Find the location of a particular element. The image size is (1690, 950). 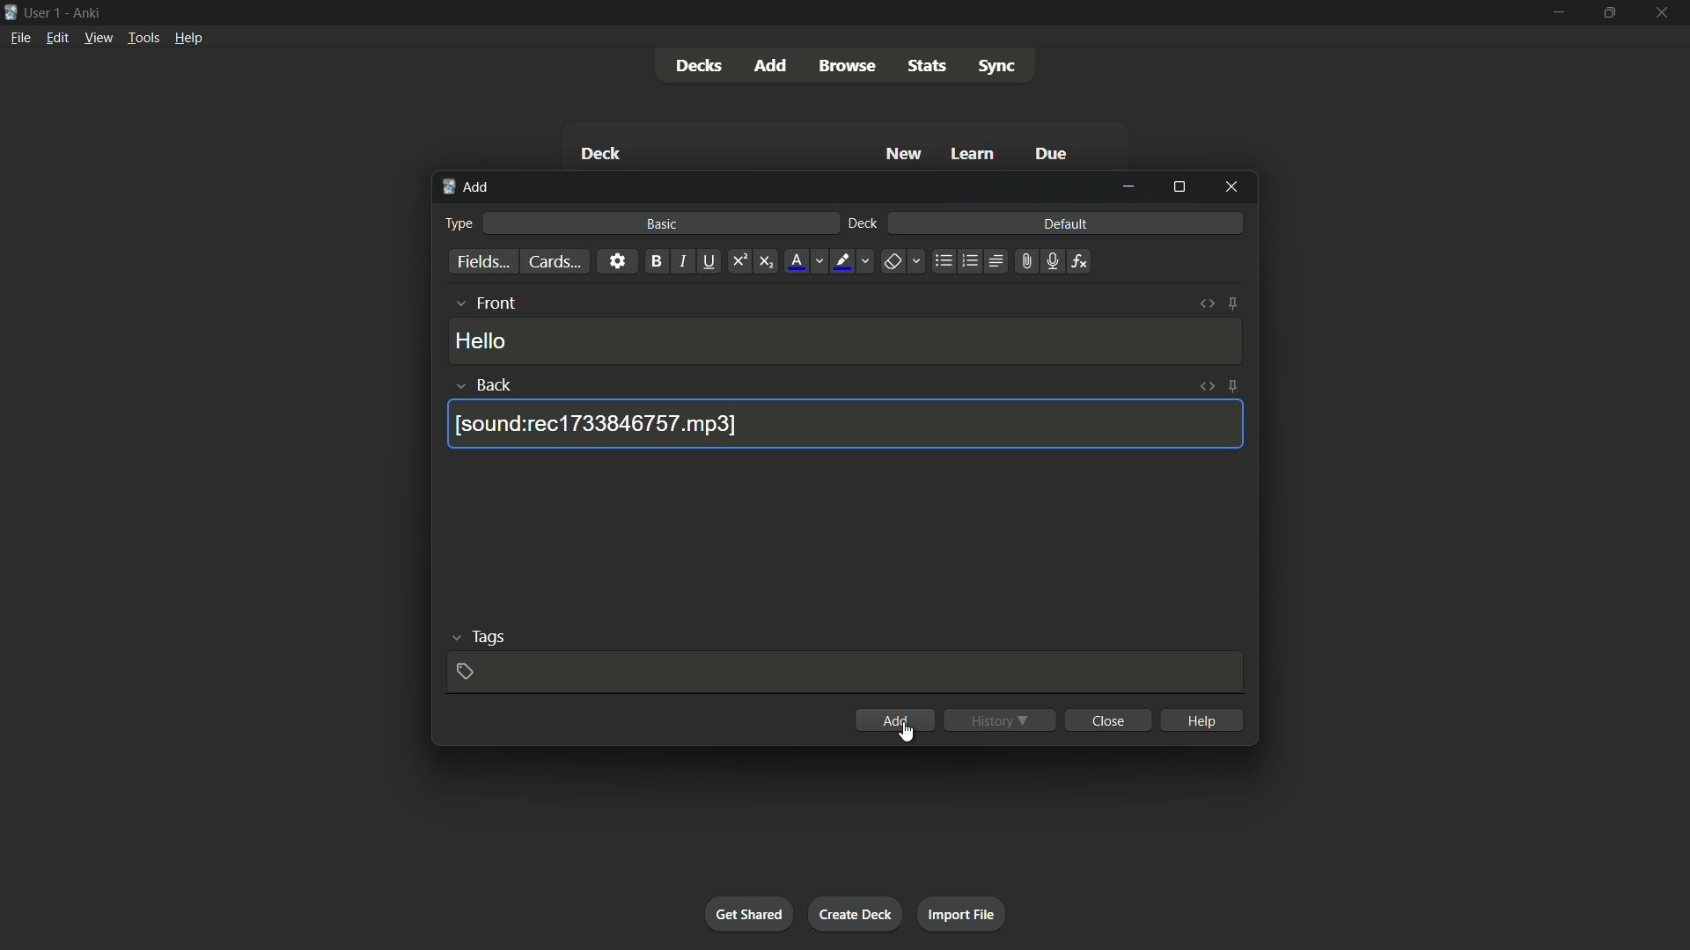

remove formatting is located at coordinates (904, 262).